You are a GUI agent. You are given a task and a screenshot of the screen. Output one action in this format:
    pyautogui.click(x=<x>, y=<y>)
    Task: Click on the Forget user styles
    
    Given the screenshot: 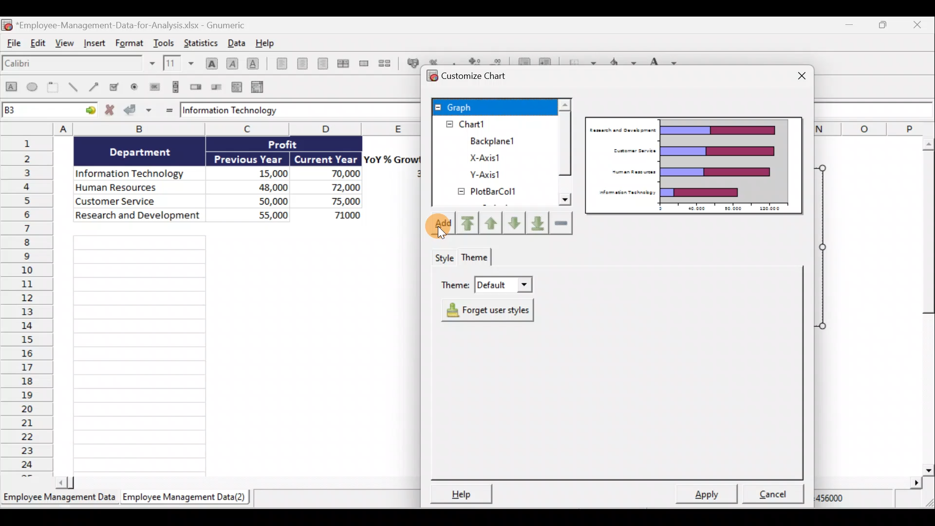 What is the action you would take?
    pyautogui.click(x=484, y=309)
    